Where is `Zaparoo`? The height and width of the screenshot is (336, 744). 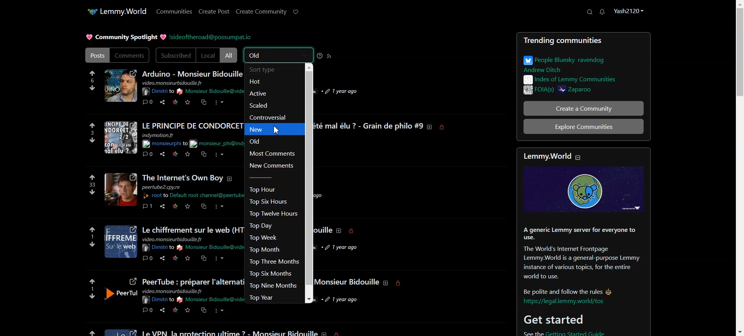
Zaparoo is located at coordinates (599, 91).